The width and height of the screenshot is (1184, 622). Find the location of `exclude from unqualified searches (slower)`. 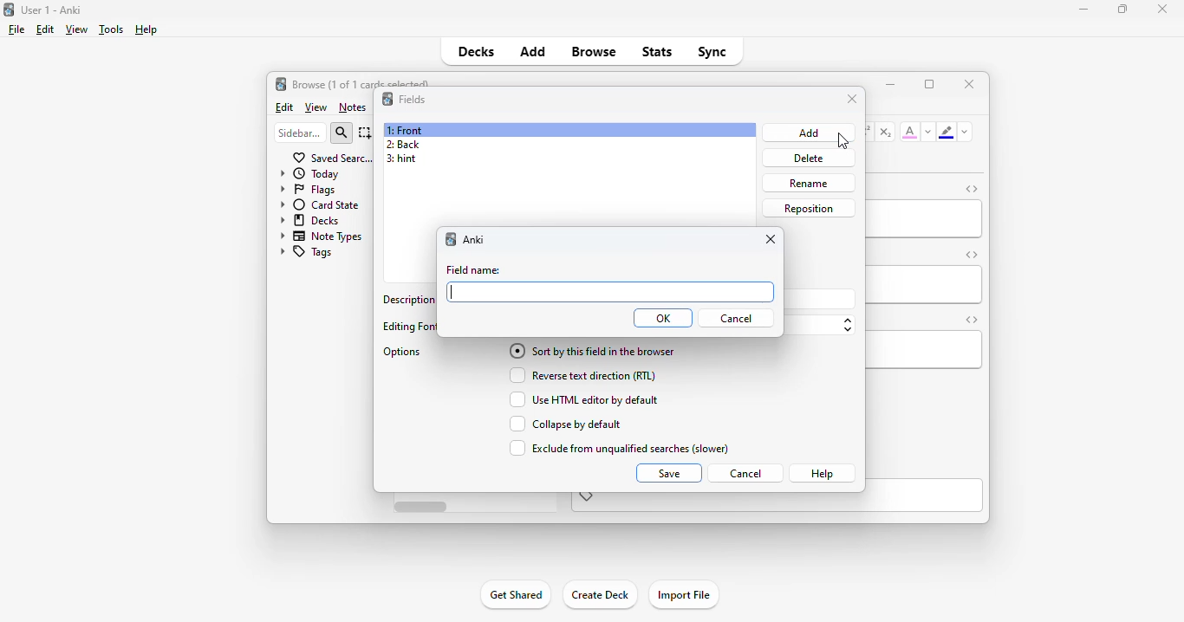

exclude from unqualified searches (slower) is located at coordinates (617, 448).